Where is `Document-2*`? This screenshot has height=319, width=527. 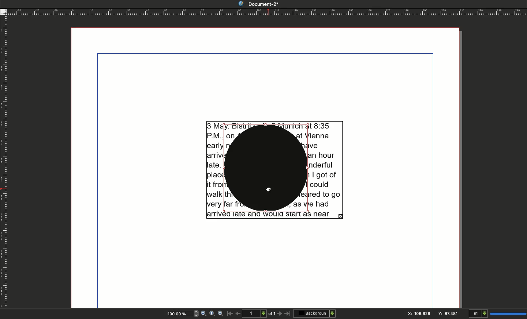 Document-2* is located at coordinates (261, 4).